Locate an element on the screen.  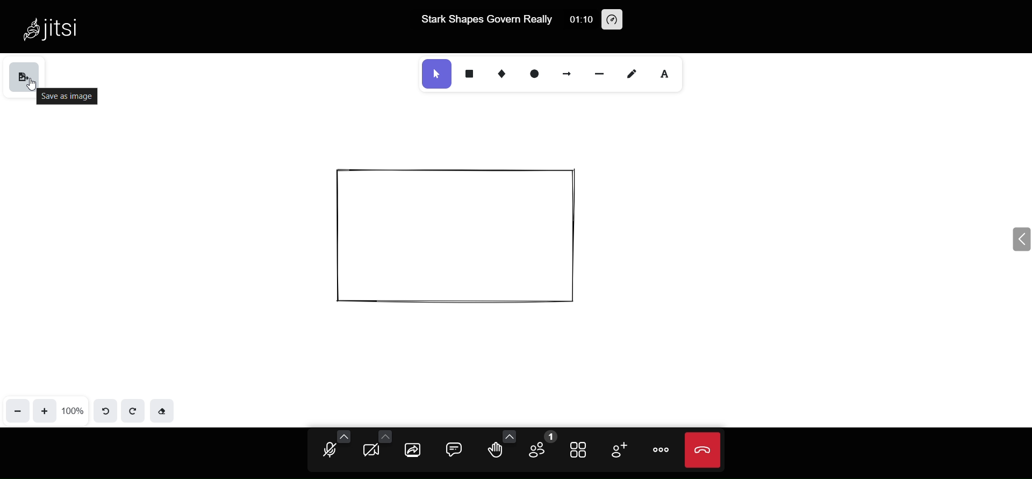
zoom out is located at coordinates (17, 411).